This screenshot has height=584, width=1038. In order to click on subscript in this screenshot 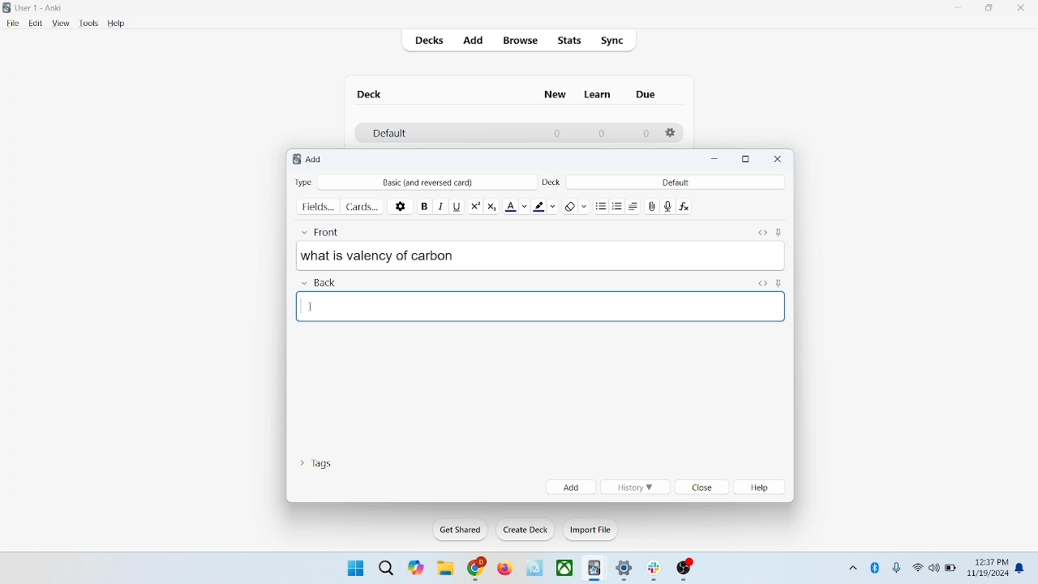, I will do `click(491, 204)`.